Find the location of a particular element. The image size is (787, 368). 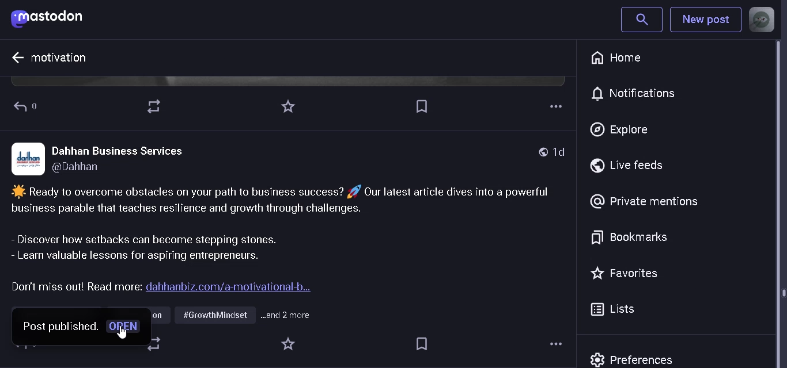

favorites is located at coordinates (627, 273).